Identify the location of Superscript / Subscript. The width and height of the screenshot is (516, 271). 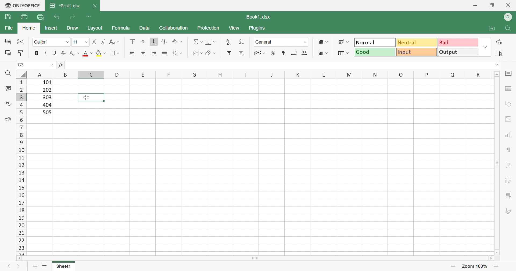
(75, 54).